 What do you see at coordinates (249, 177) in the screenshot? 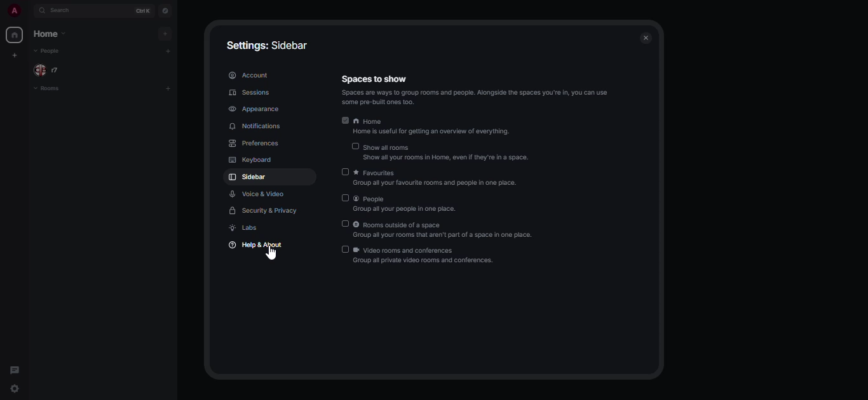
I see `sidebar` at bounding box center [249, 177].